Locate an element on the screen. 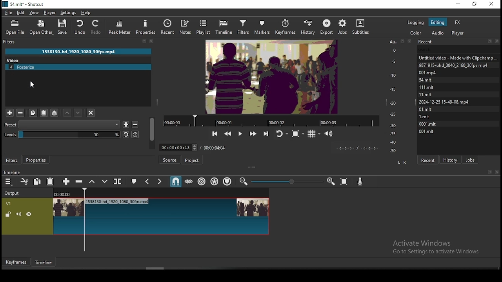  scale is located at coordinates (394, 96).